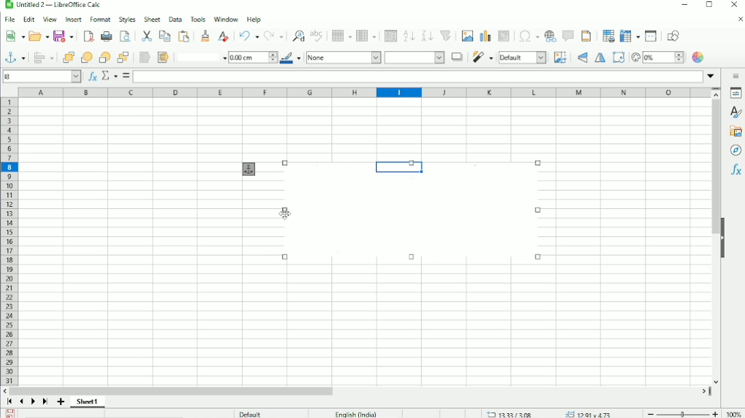 Image resolution: width=745 pixels, height=418 pixels. What do you see at coordinates (22, 401) in the screenshot?
I see `Scroll to previous sheet` at bounding box center [22, 401].